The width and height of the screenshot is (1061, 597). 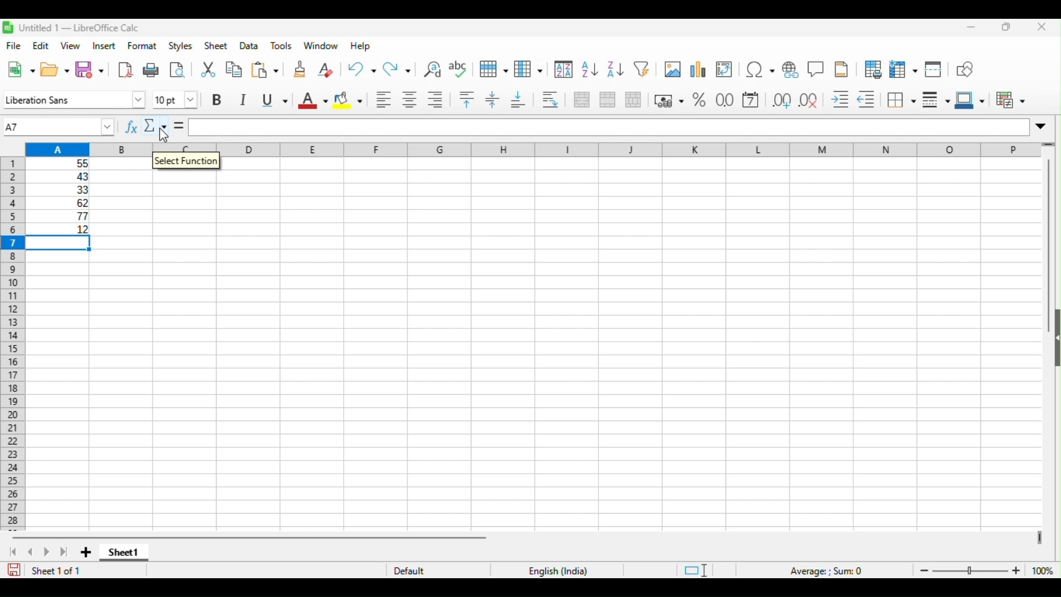 I want to click on sort, so click(x=563, y=69).